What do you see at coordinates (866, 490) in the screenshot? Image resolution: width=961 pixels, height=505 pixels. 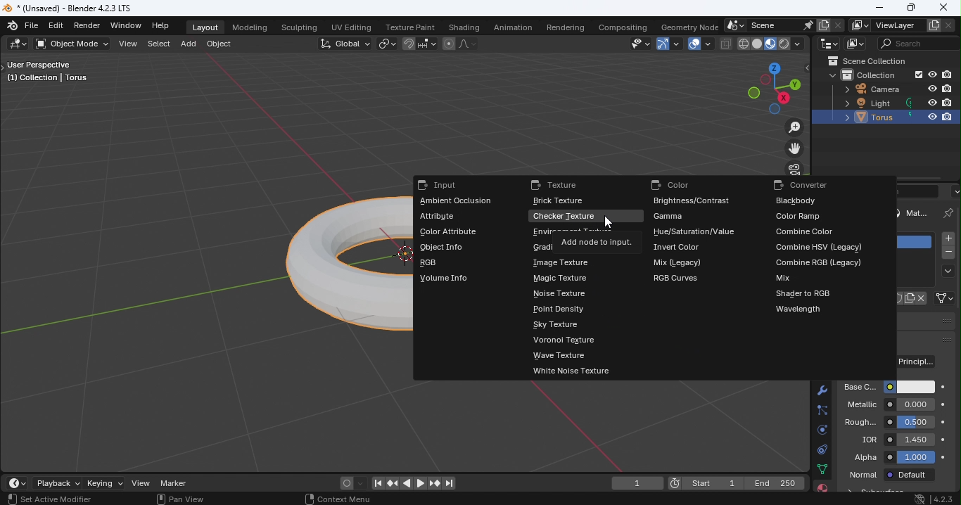 I see `Material` at bounding box center [866, 490].